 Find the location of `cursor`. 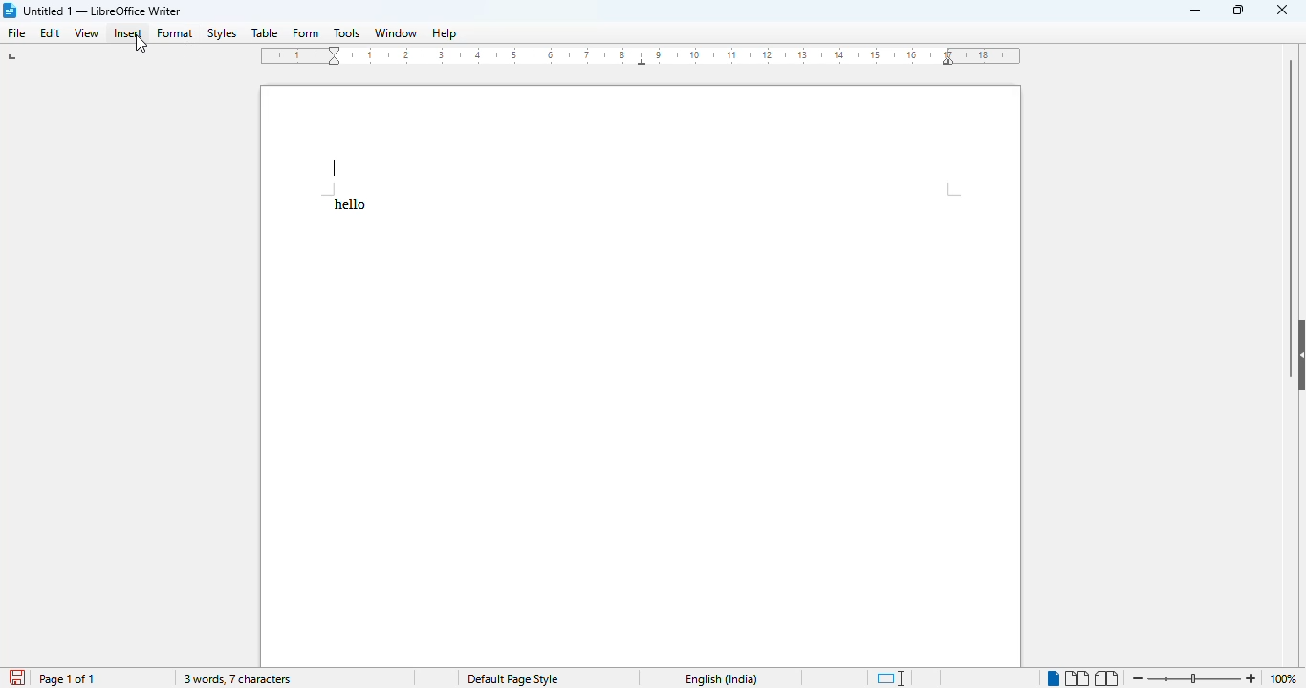

cursor is located at coordinates (141, 46).